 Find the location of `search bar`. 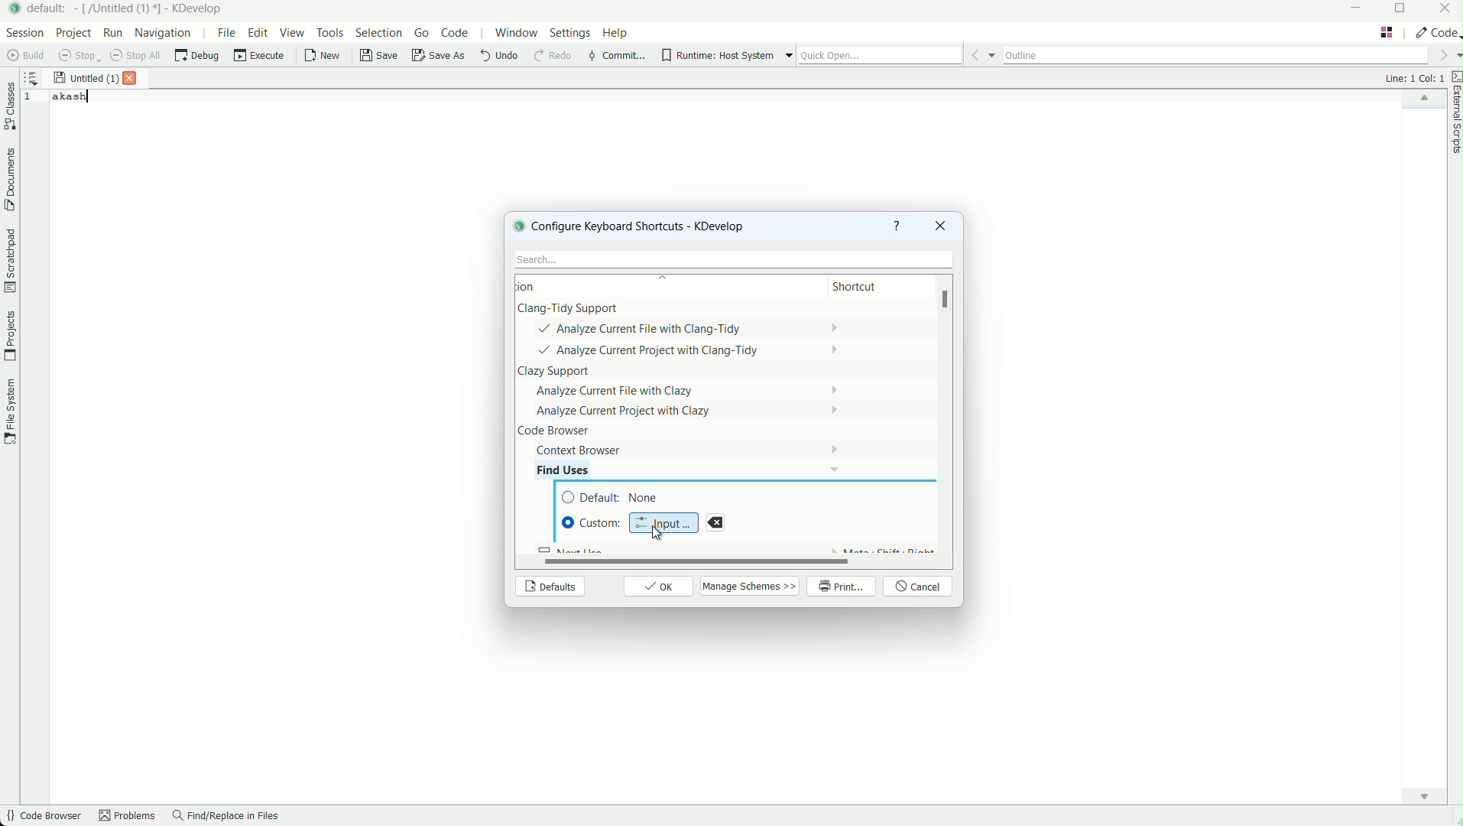

search bar is located at coordinates (730, 259).